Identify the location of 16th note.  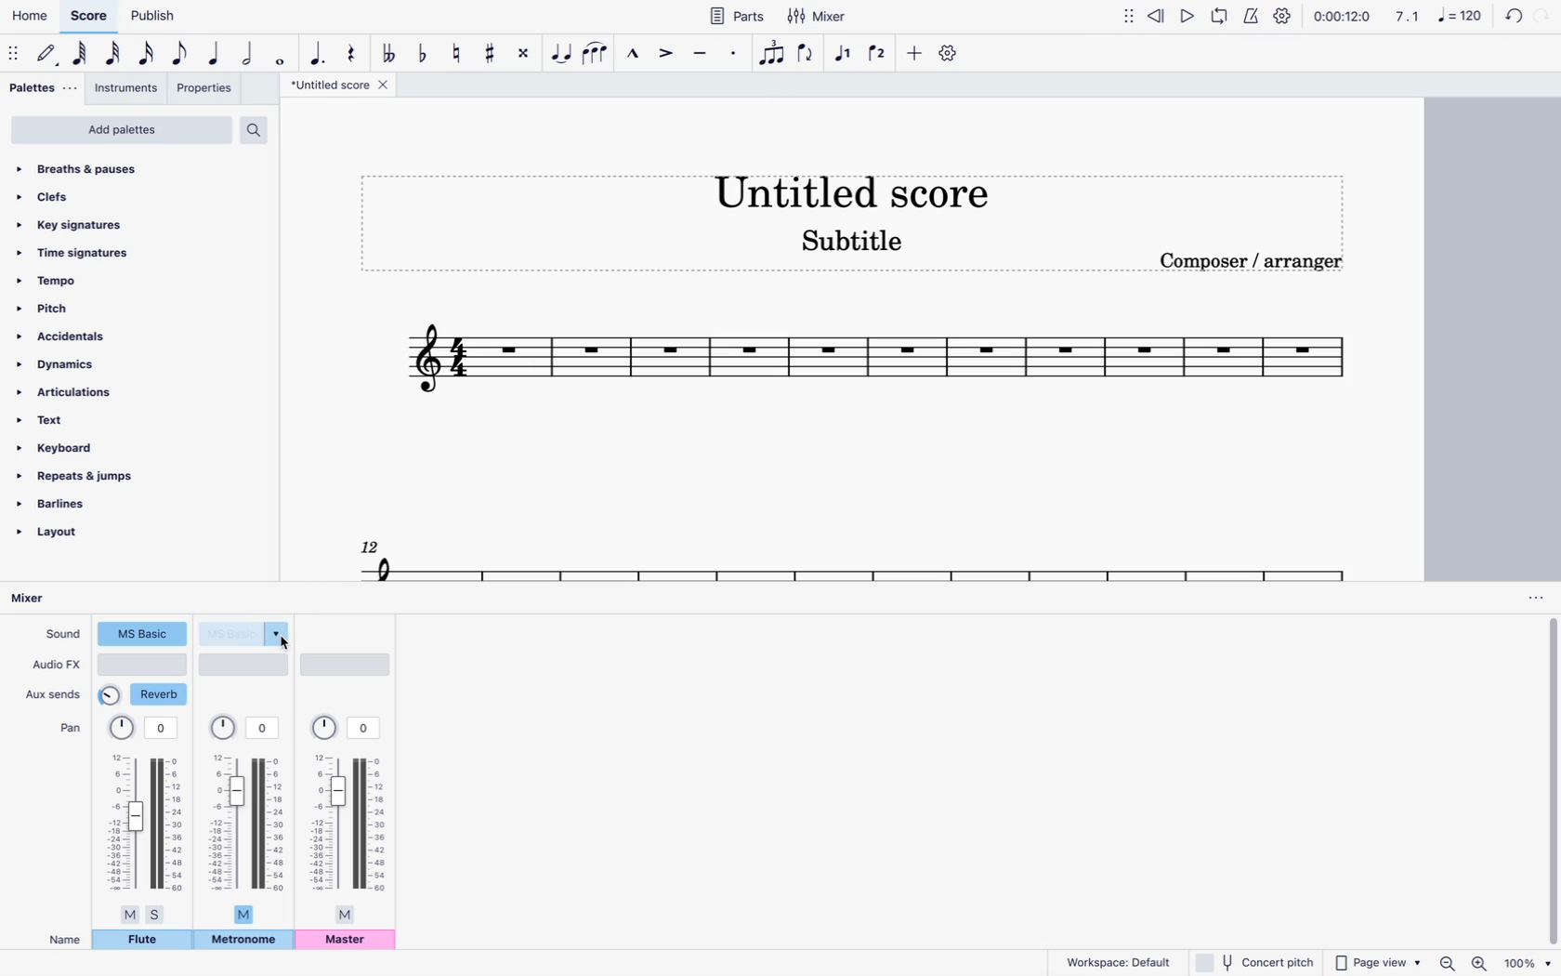
(148, 54).